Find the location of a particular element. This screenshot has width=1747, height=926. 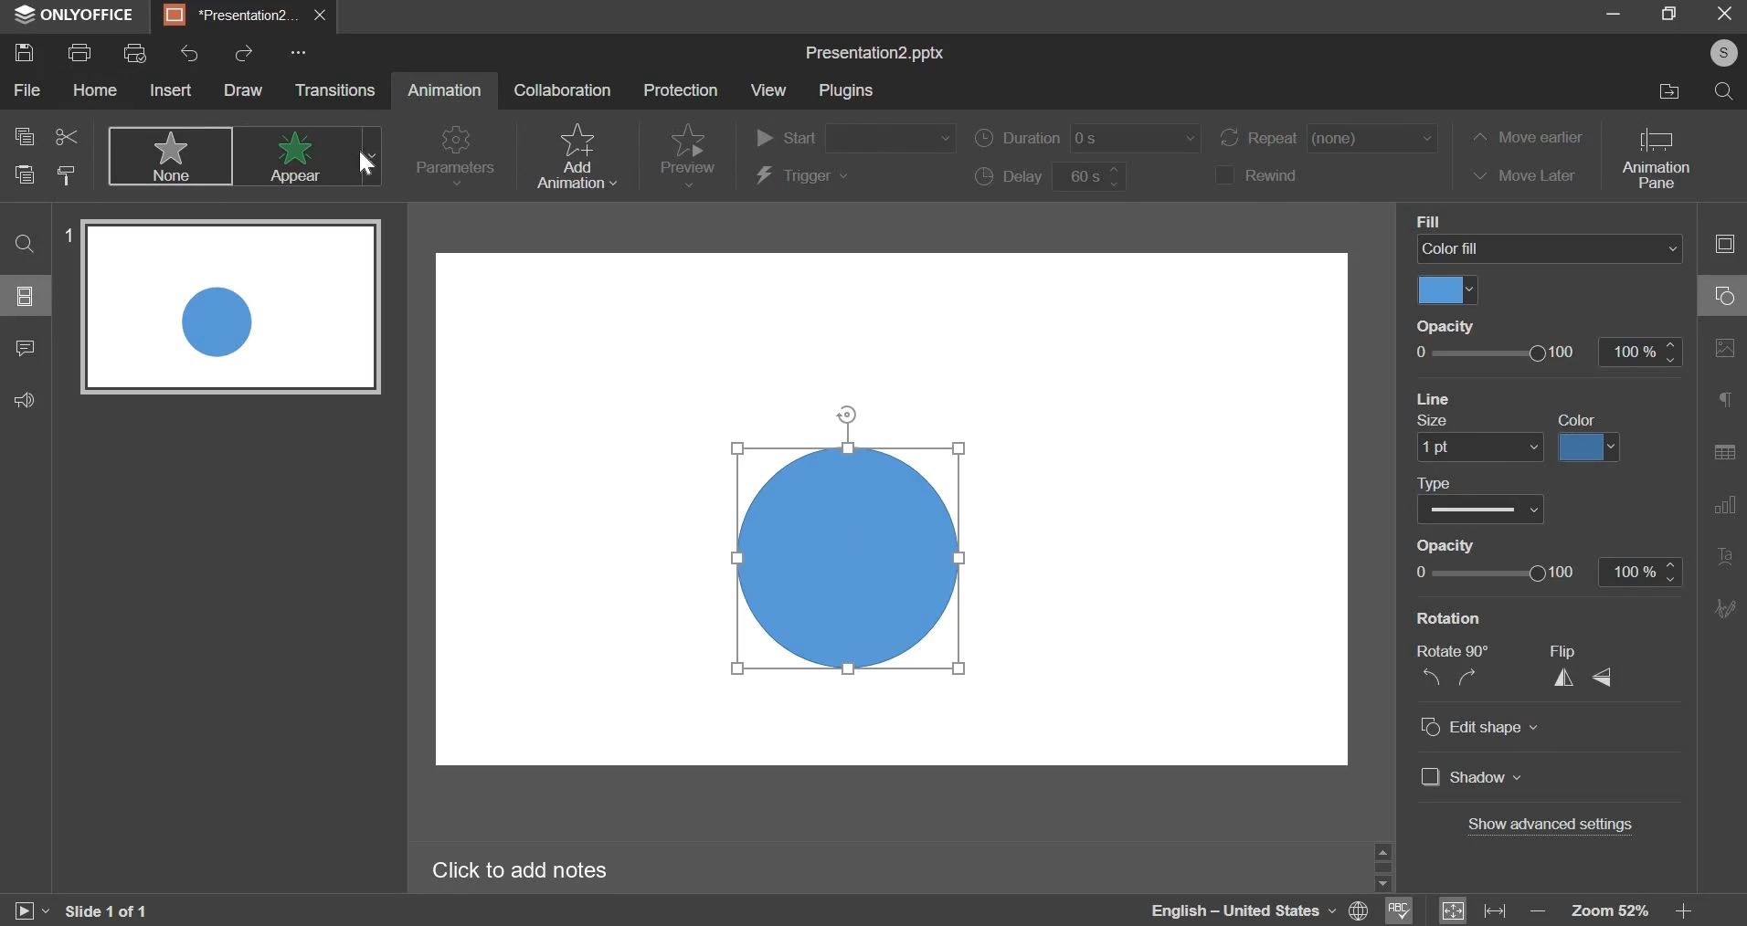

cut is located at coordinates (66, 136).